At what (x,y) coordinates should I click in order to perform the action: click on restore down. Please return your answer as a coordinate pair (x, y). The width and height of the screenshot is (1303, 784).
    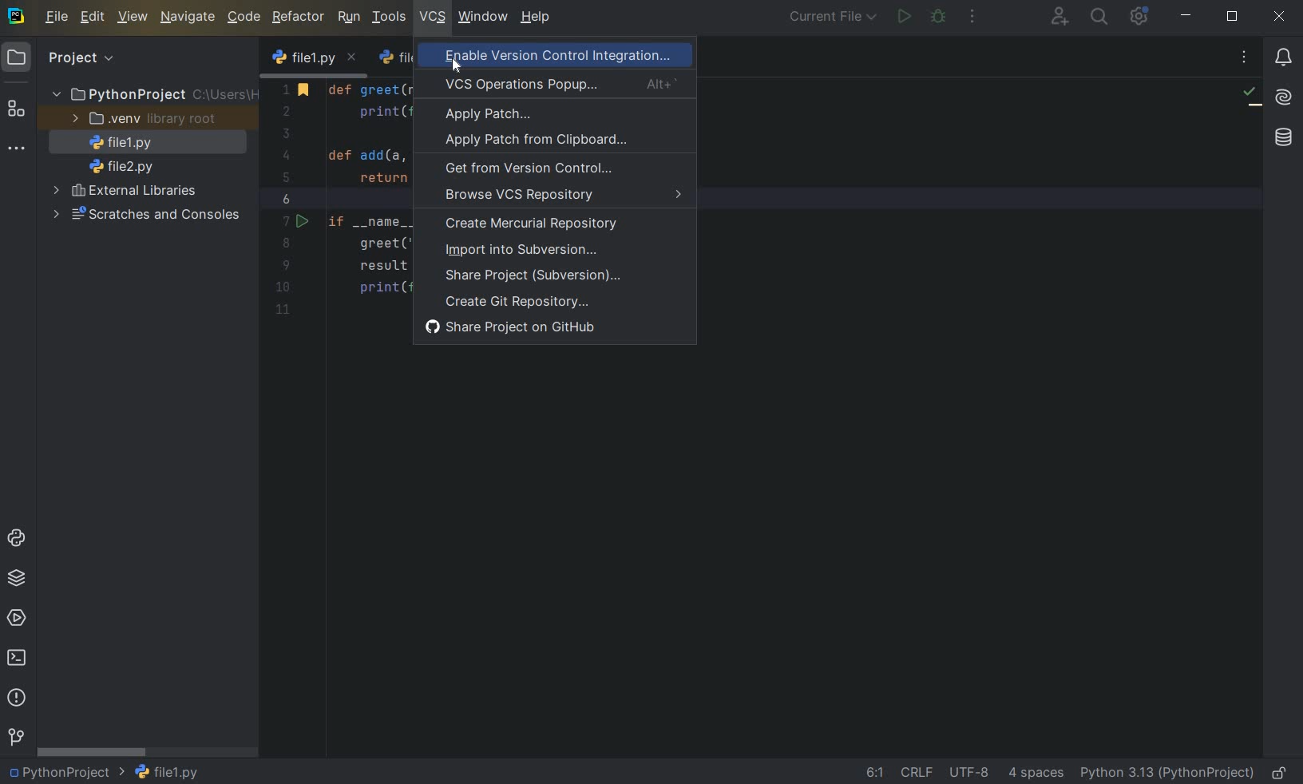
    Looking at the image, I should click on (1233, 17).